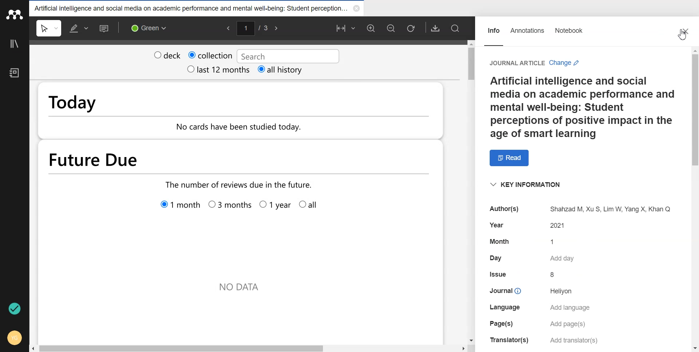 The width and height of the screenshot is (699, 352). I want to click on Vertical scroll bar, so click(694, 200).